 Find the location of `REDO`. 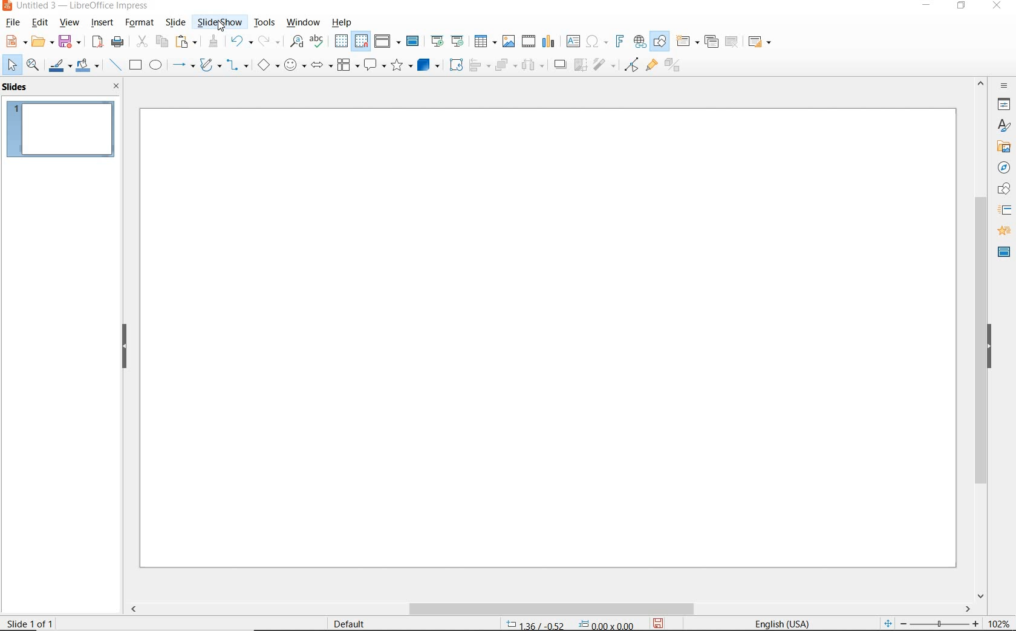

REDO is located at coordinates (268, 41).